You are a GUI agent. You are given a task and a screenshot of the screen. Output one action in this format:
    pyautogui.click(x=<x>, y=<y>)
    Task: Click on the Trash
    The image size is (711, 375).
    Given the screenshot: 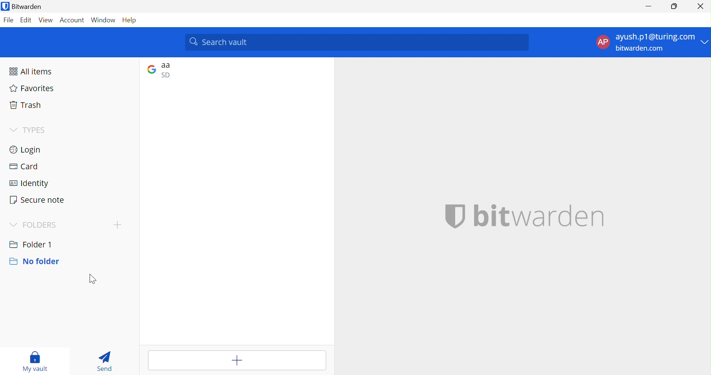 What is the action you would take?
    pyautogui.click(x=28, y=105)
    